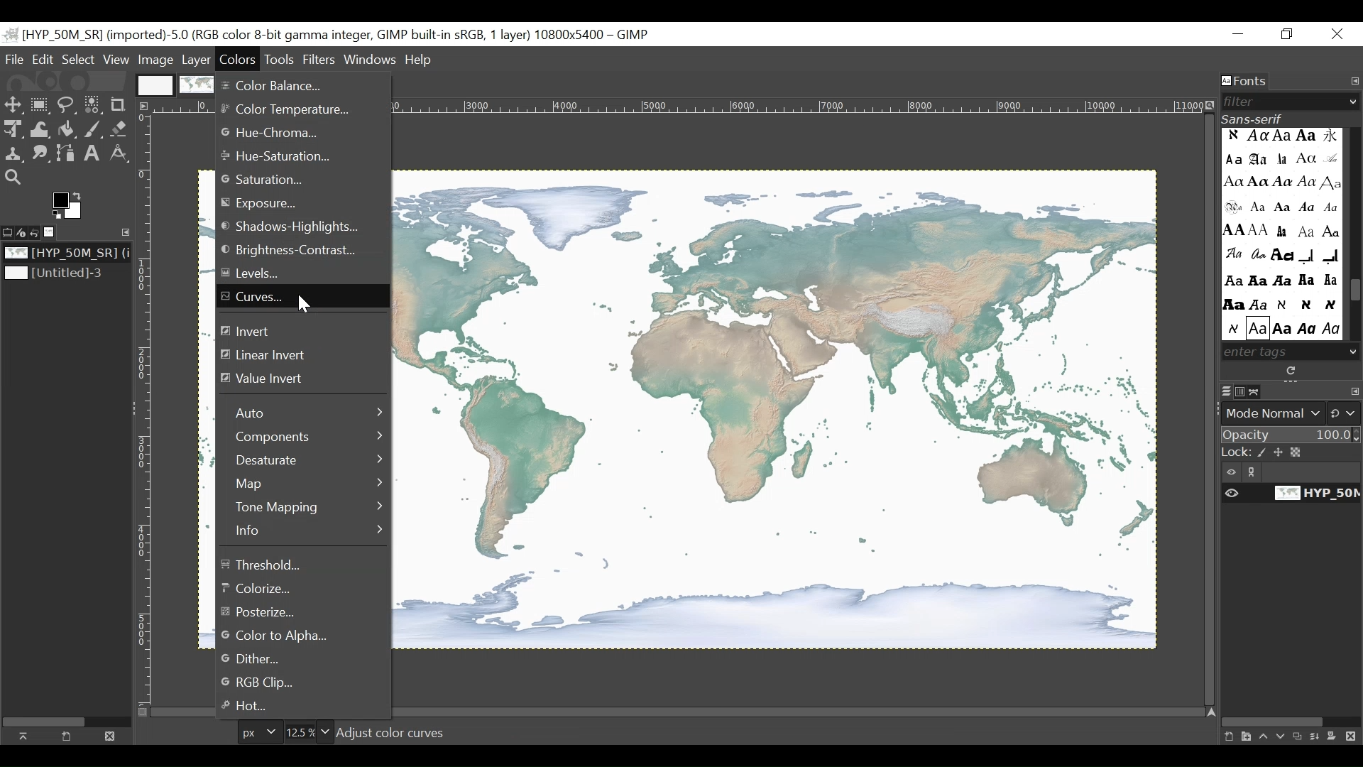 Image resolution: width=1363 pixels, height=767 pixels. Describe the element at coordinates (269, 589) in the screenshot. I see `Colorize` at that location.